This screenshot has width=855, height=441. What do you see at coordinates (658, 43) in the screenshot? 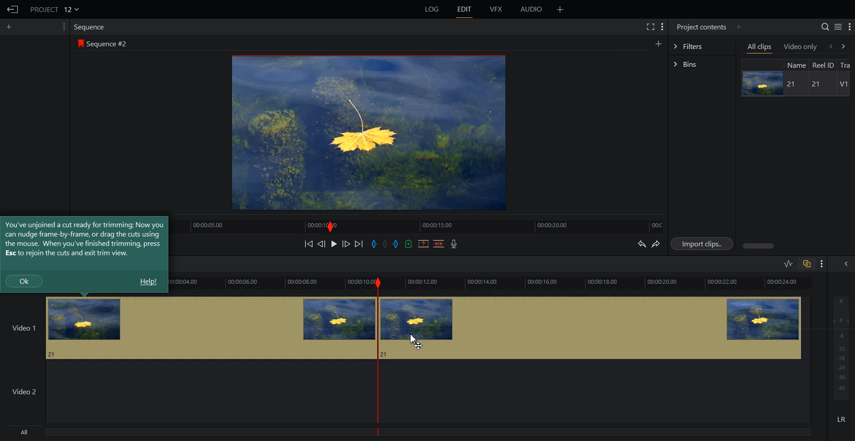
I see `Add Panel` at bounding box center [658, 43].